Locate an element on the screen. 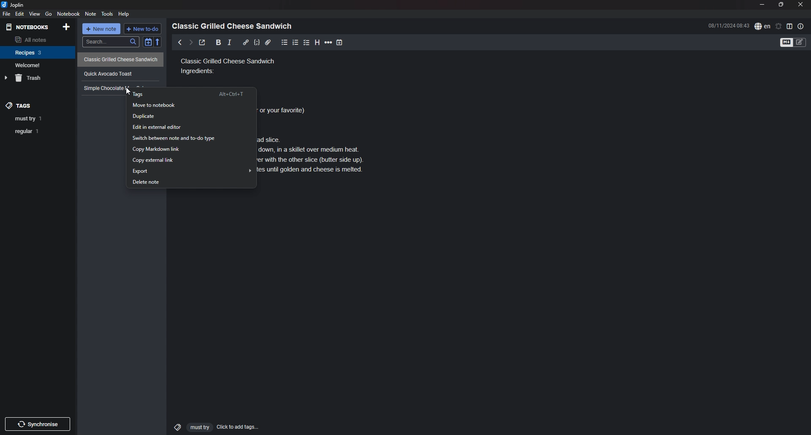 The width and height of the screenshot is (811, 435). toggle editor is located at coordinates (794, 43).